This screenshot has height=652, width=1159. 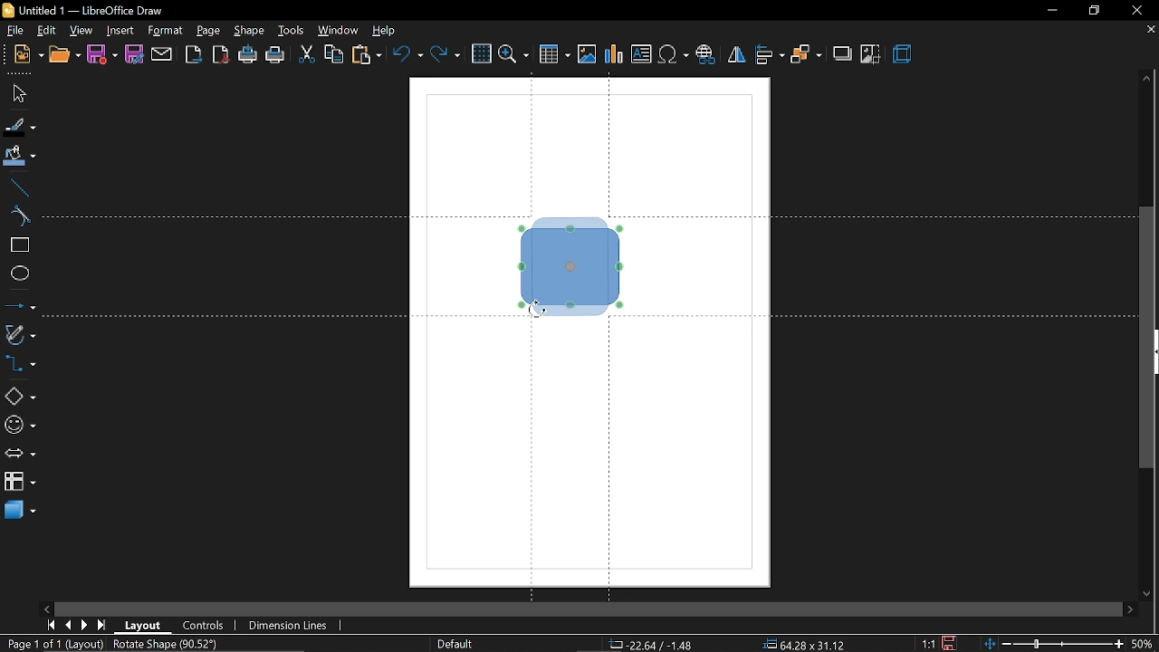 What do you see at coordinates (19, 246) in the screenshot?
I see `rectangle` at bounding box center [19, 246].